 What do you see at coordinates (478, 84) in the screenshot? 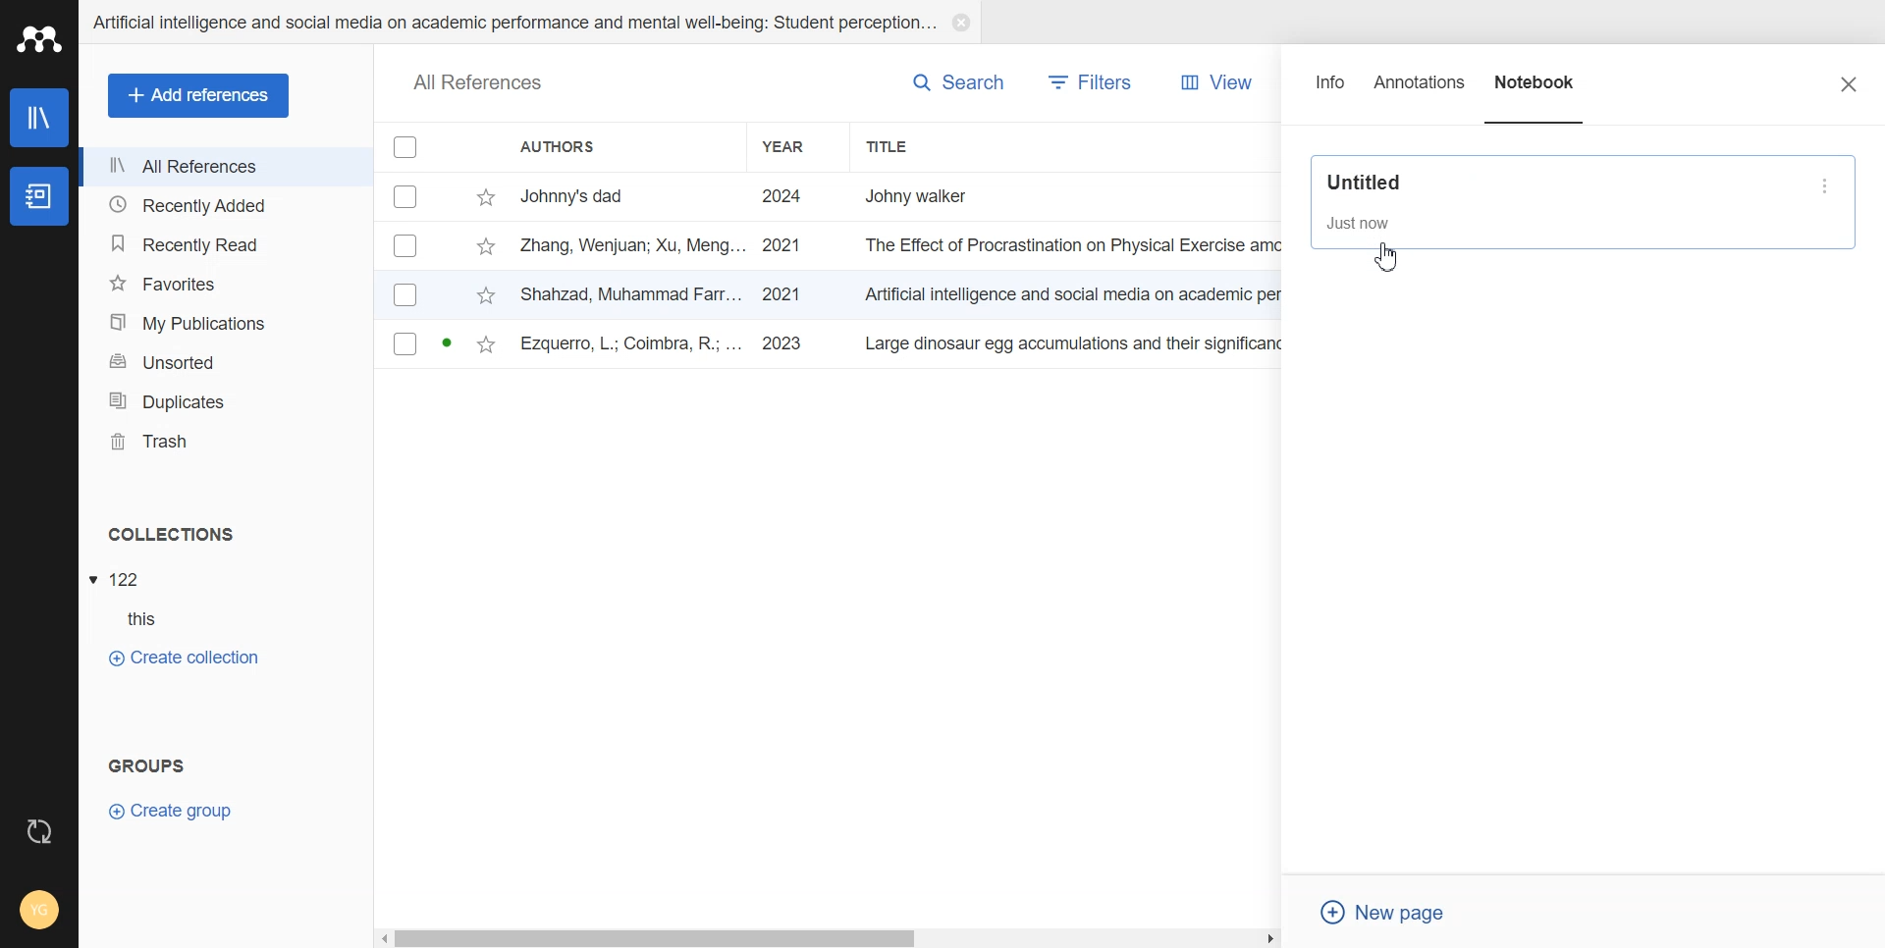
I see `all references` at bounding box center [478, 84].